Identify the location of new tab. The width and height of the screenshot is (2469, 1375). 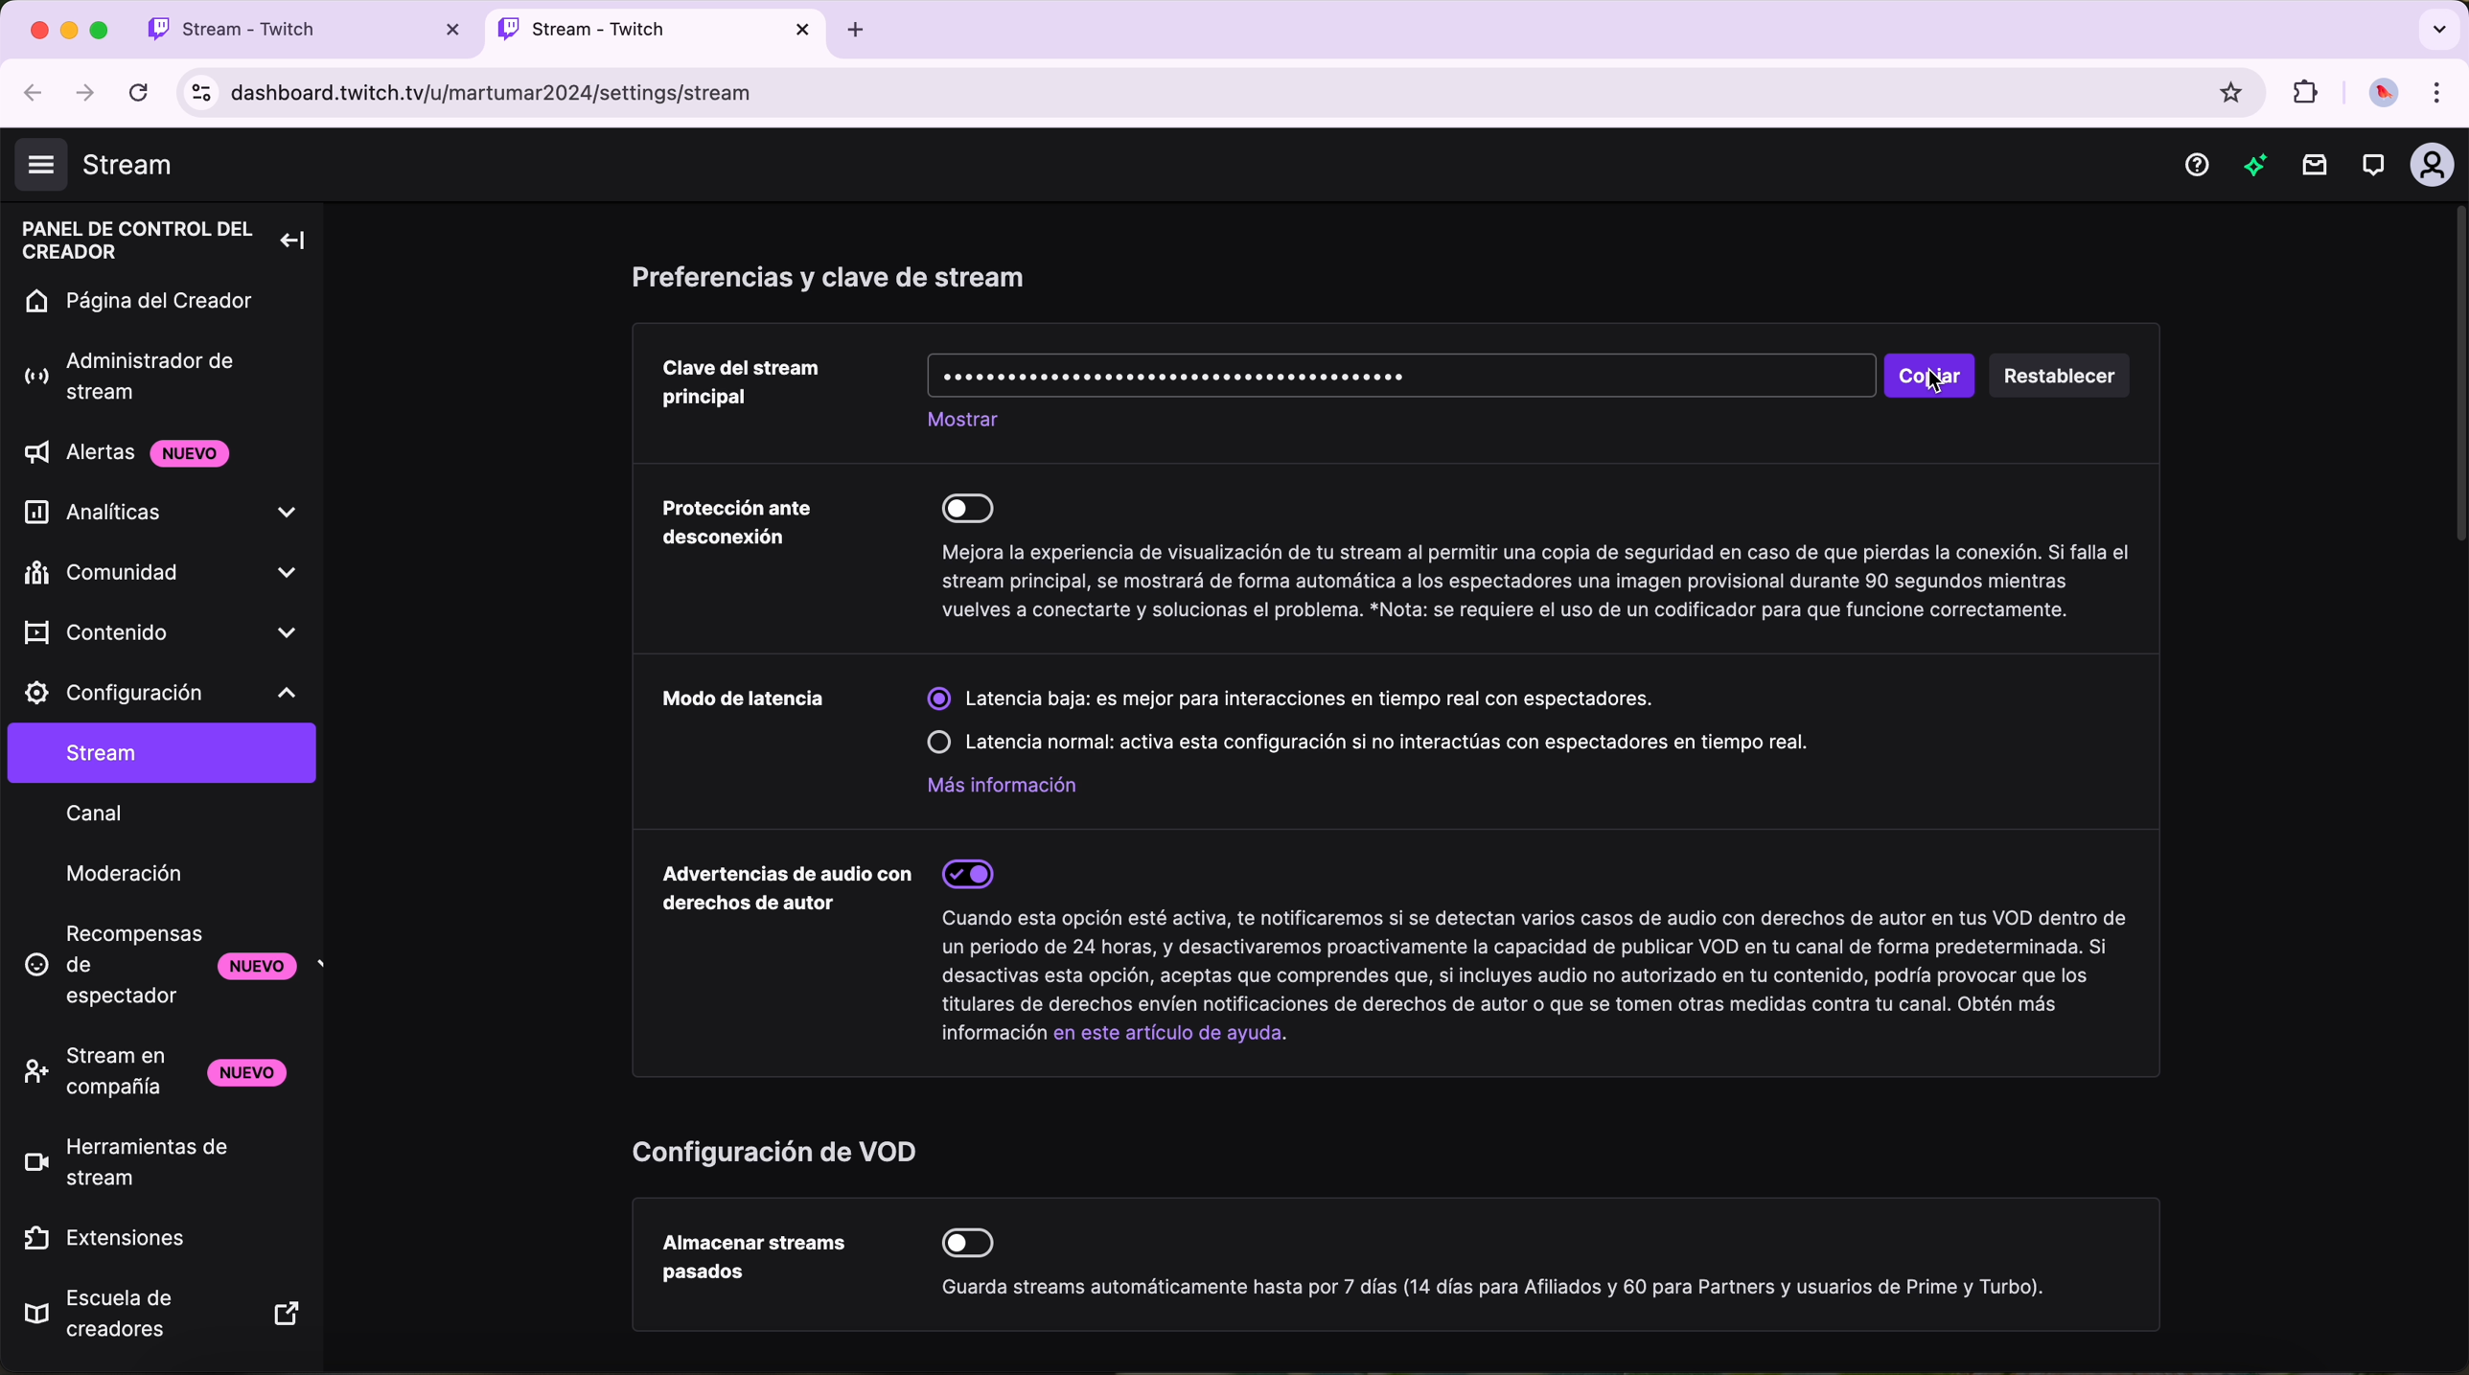
(864, 31).